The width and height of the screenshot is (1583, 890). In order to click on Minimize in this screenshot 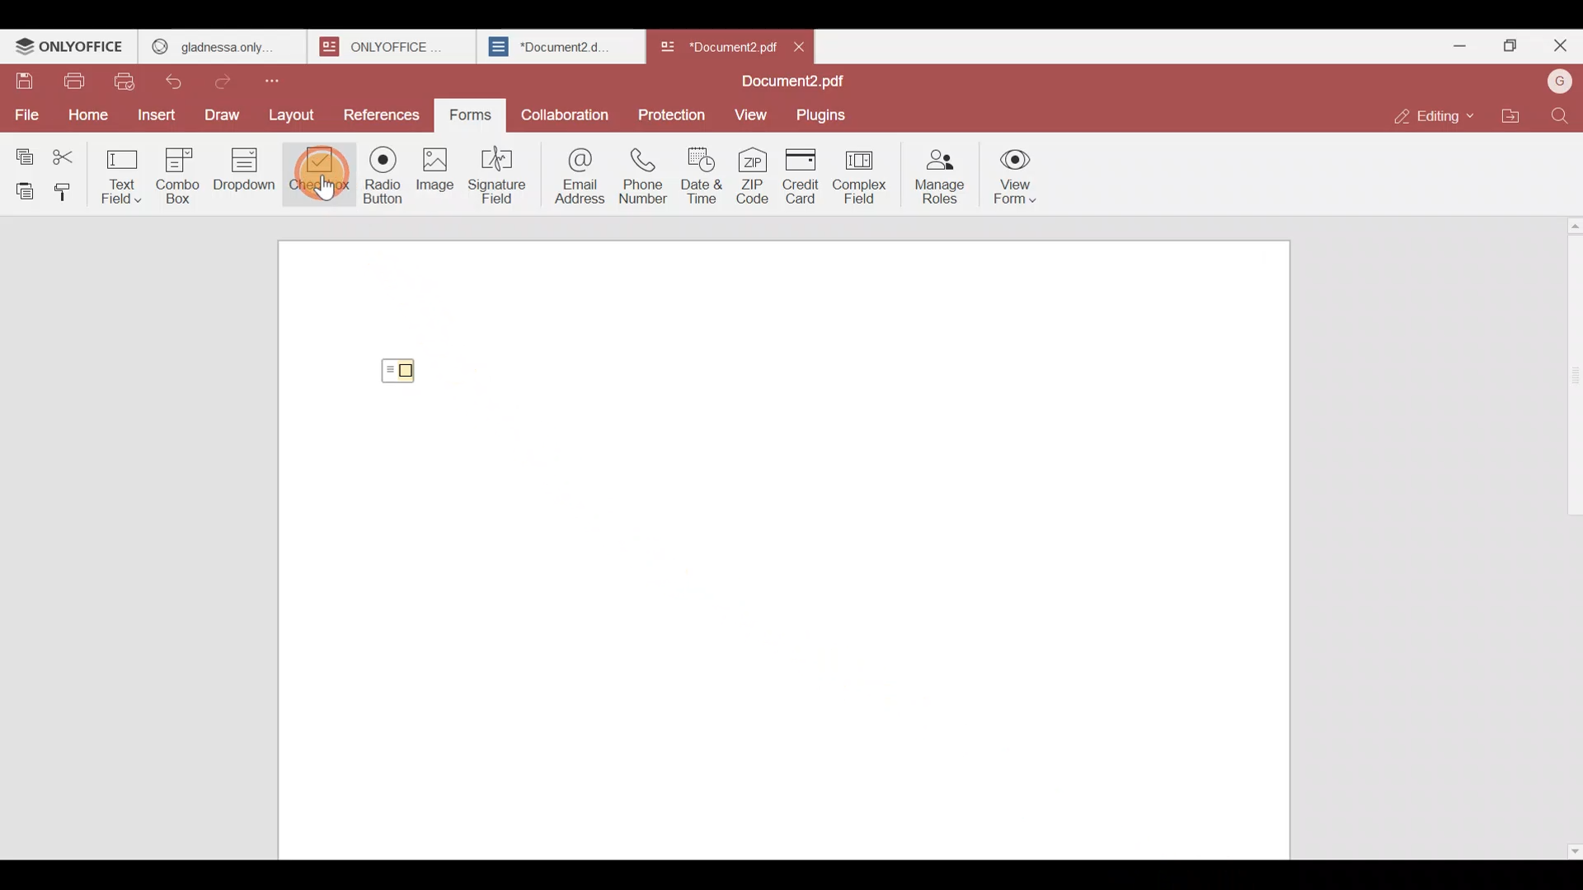, I will do `click(1453, 43)`.